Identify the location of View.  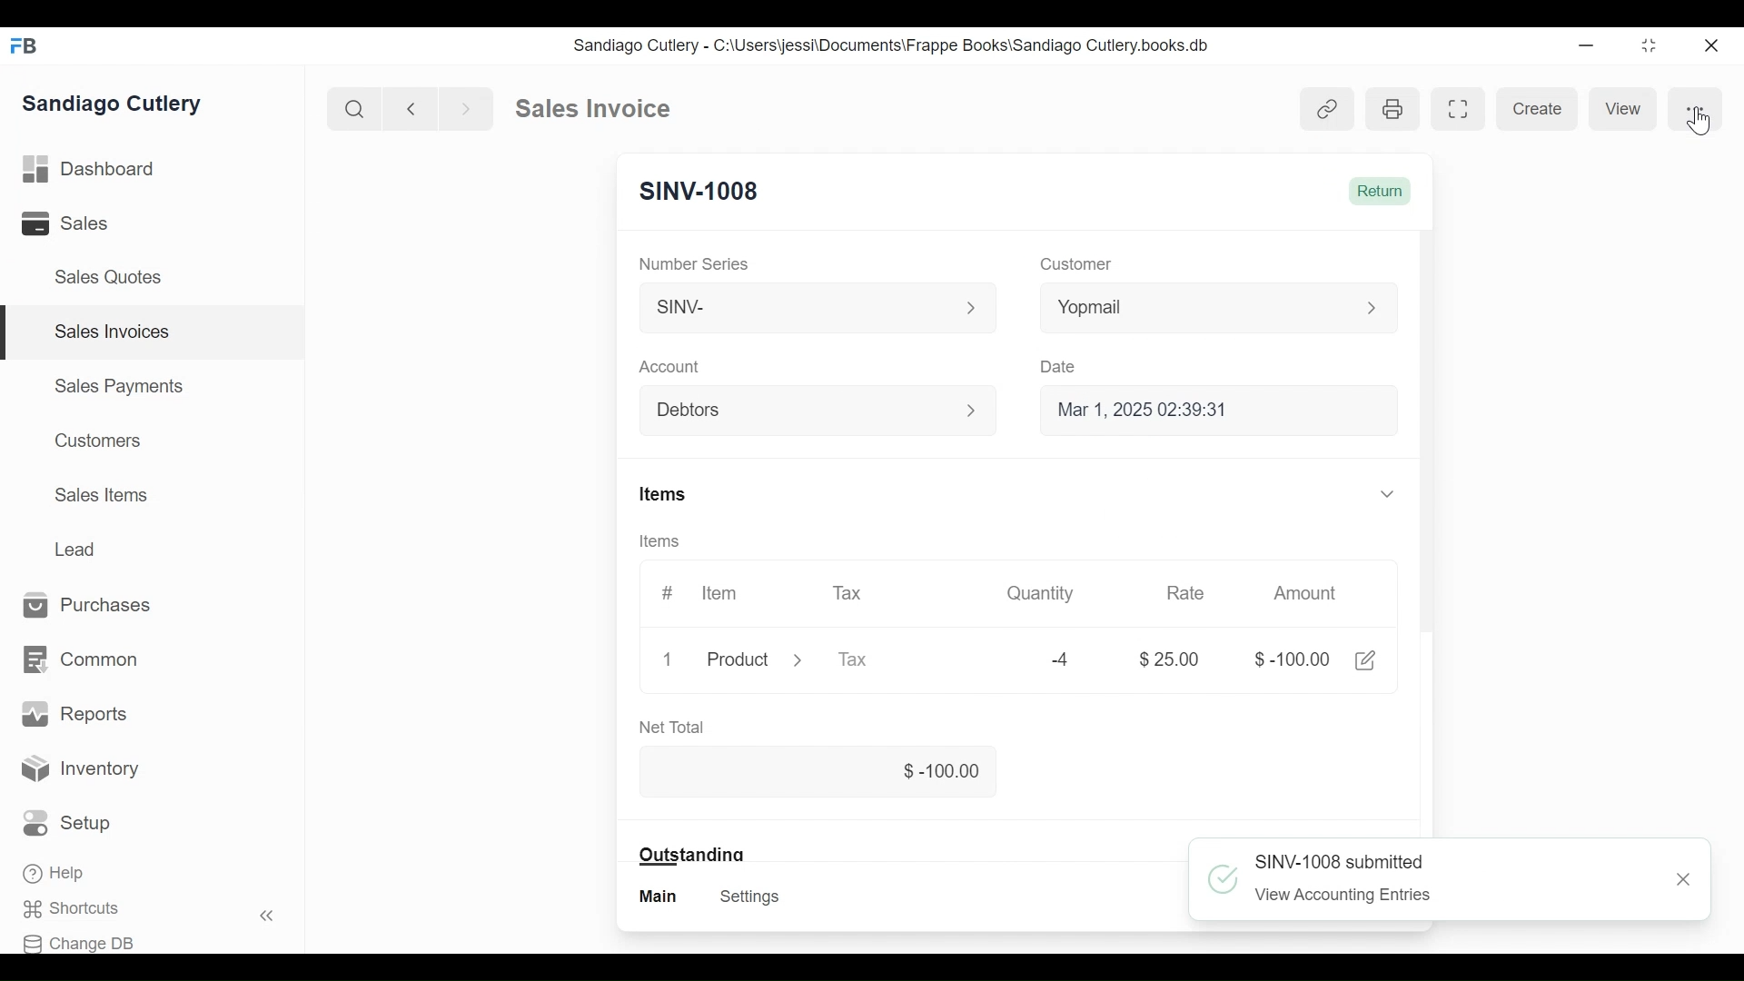
(1628, 108).